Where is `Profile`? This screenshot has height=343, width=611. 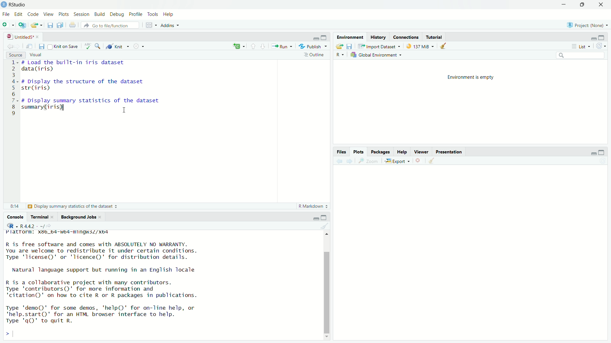
Profile is located at coordinates (137, 14).